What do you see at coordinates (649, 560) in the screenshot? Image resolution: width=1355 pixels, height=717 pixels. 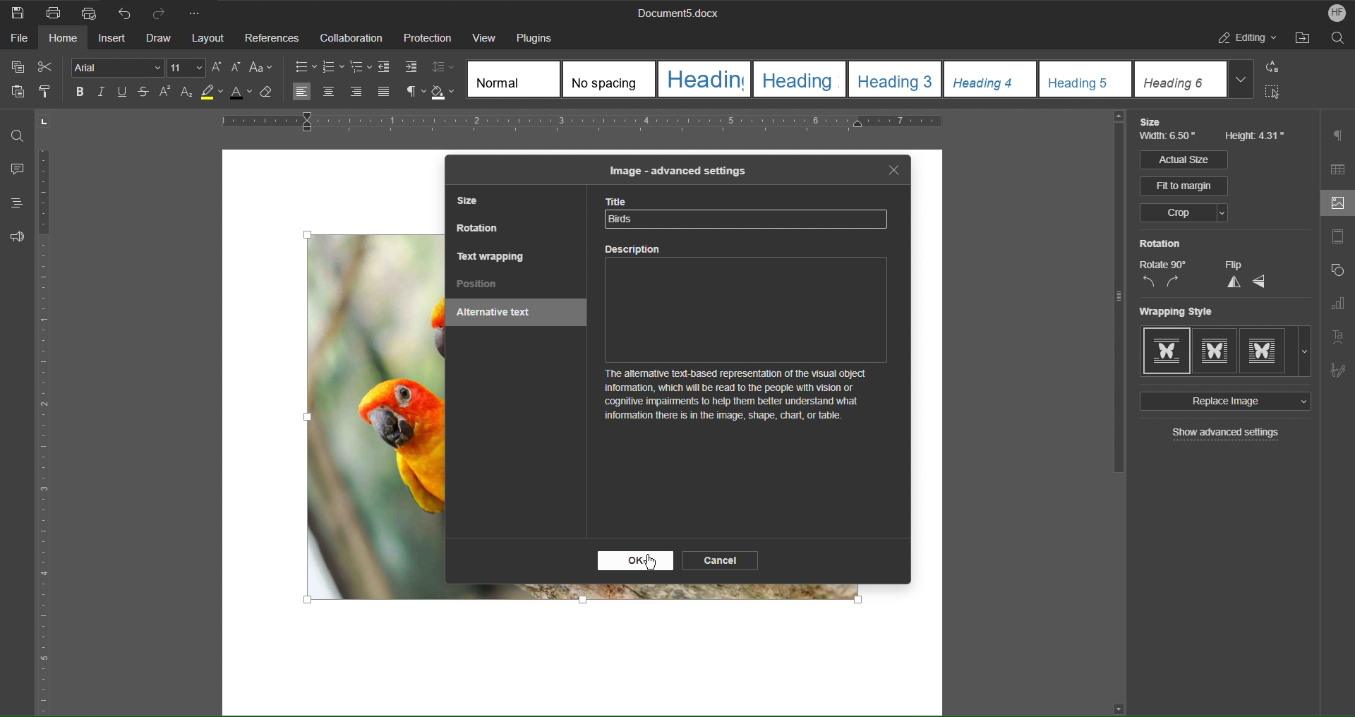 I see `Cursor` at bounding box center [649, 560].